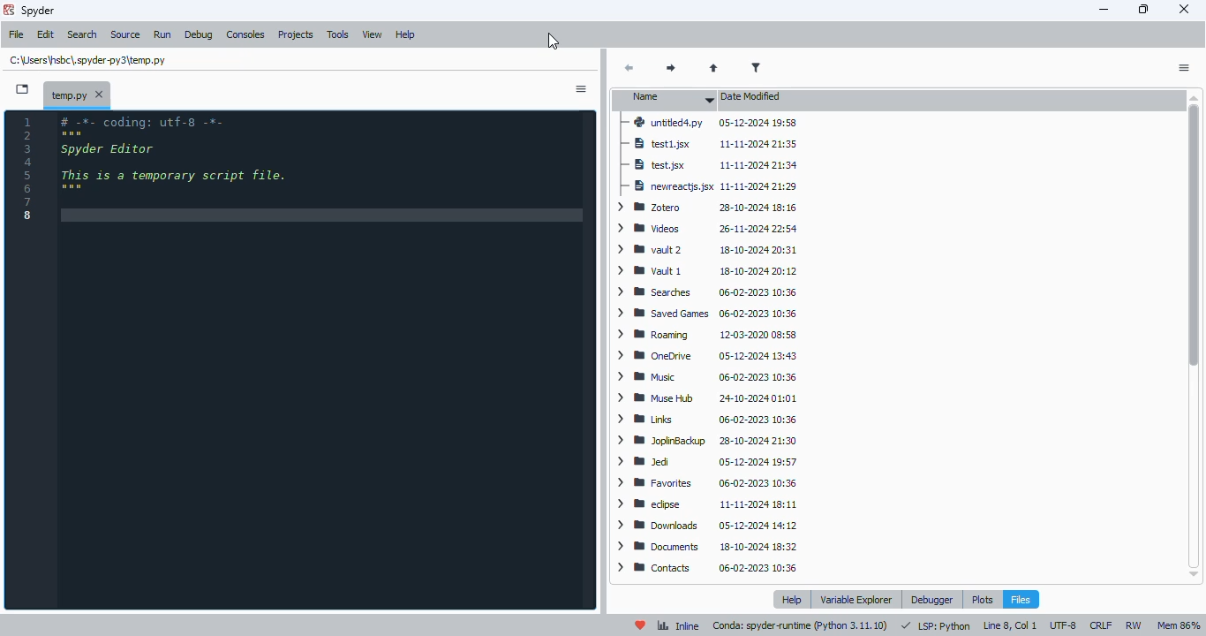 This screenshot has height=636, width=1206. I want to click on test1.jsx, so click(711, 144).